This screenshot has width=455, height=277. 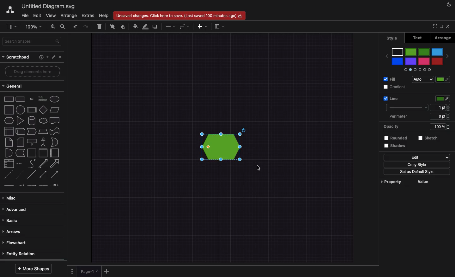 What do you see at coordinates (406, 108) in the screenshot?
I see `Type` at bounding box center [406, 108].